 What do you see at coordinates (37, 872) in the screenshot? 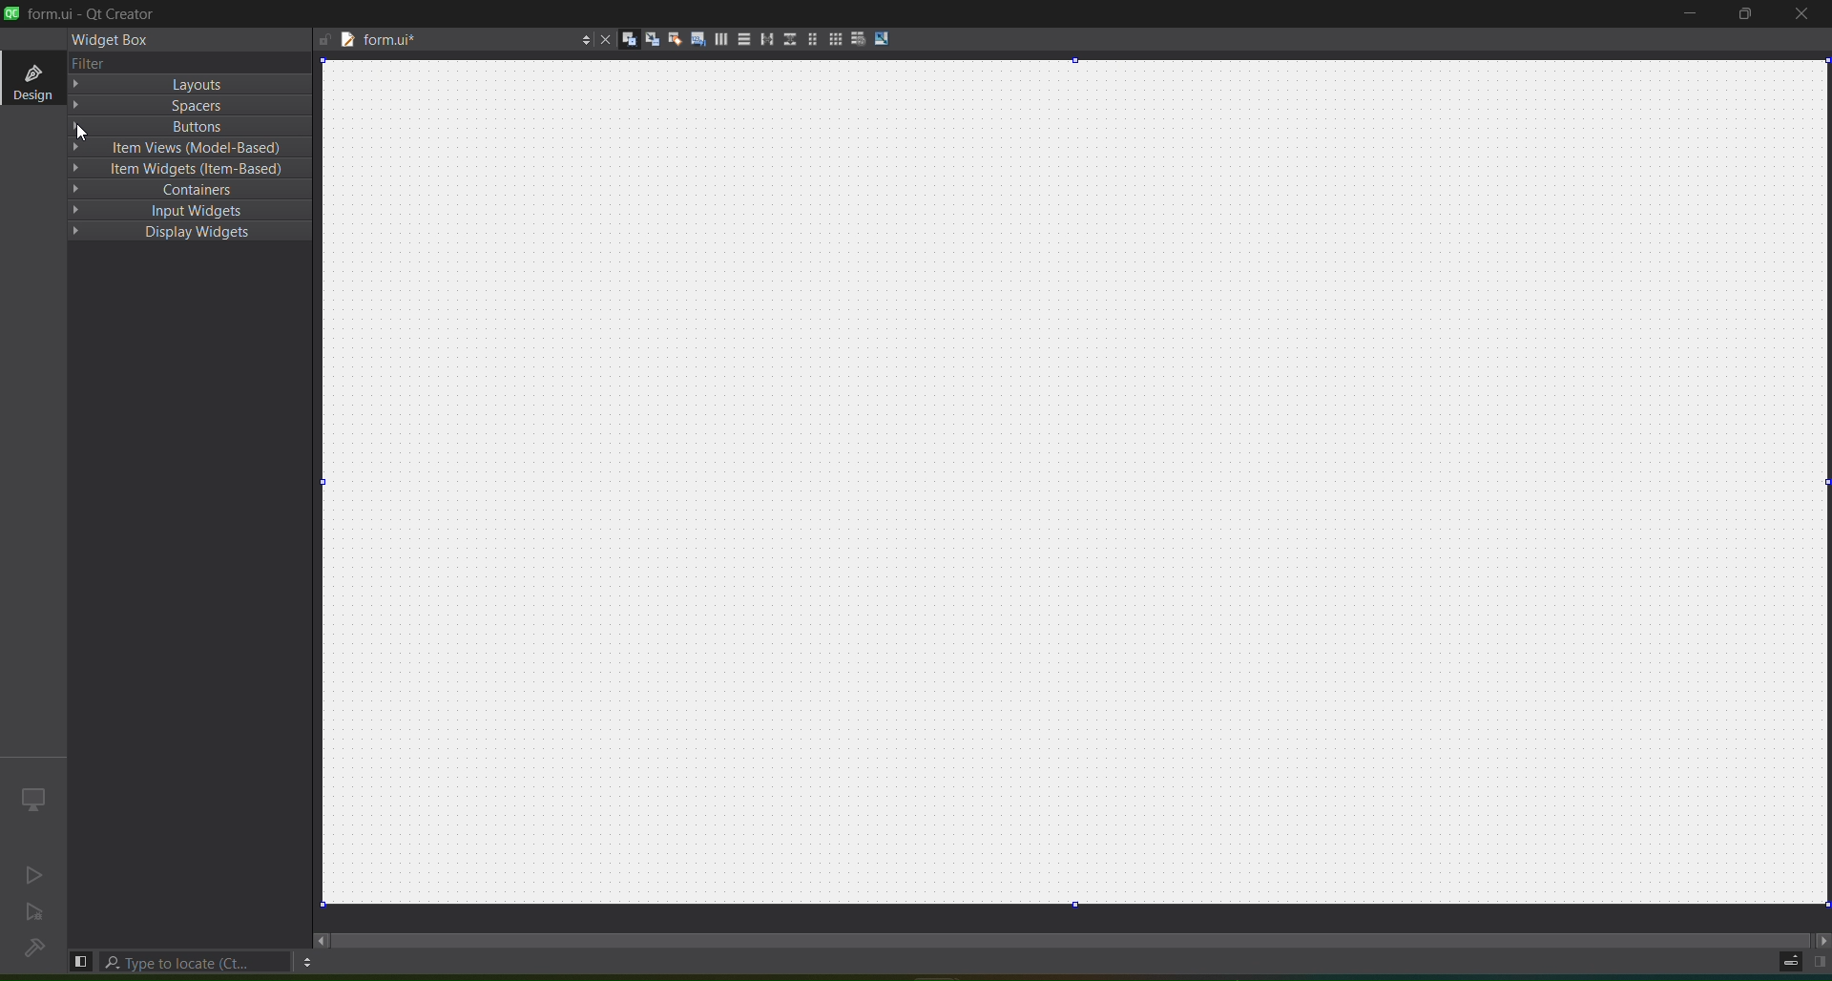
I see `no active project` at bounding box center [37, 872].